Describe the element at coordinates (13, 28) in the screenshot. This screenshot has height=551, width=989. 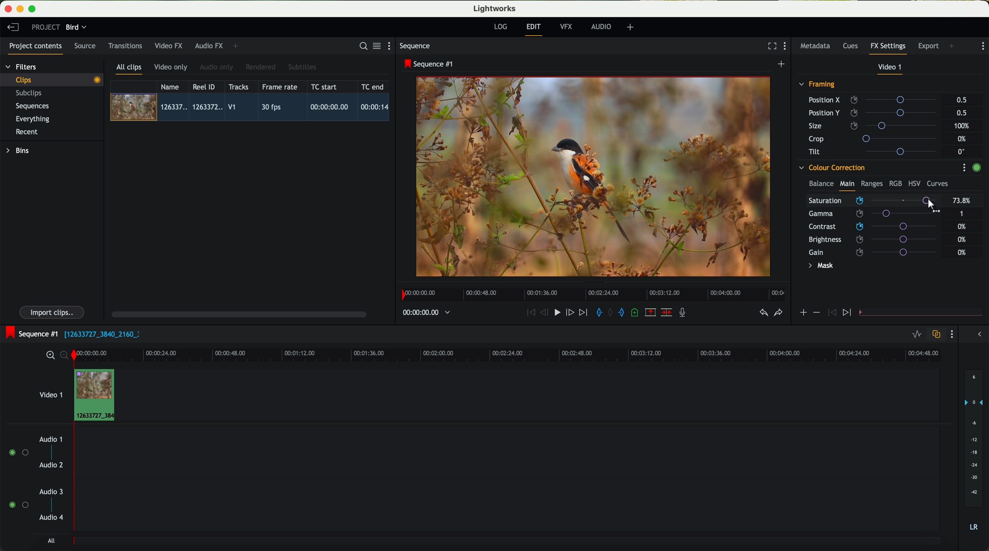
I see `leave` at that location.